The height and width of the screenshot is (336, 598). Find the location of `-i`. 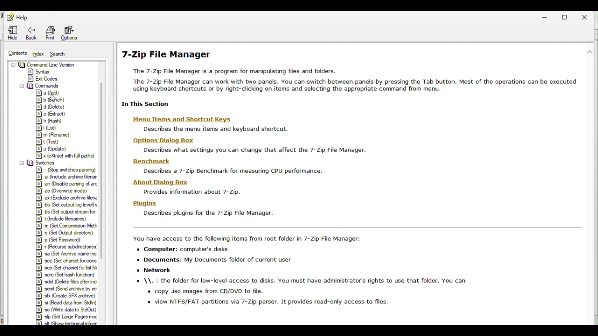

-i is located at coordinates (65, 219).